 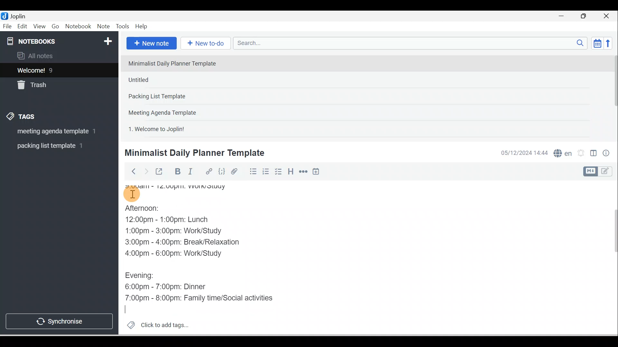 I want to click on Trash, so click(x=47, y=83).